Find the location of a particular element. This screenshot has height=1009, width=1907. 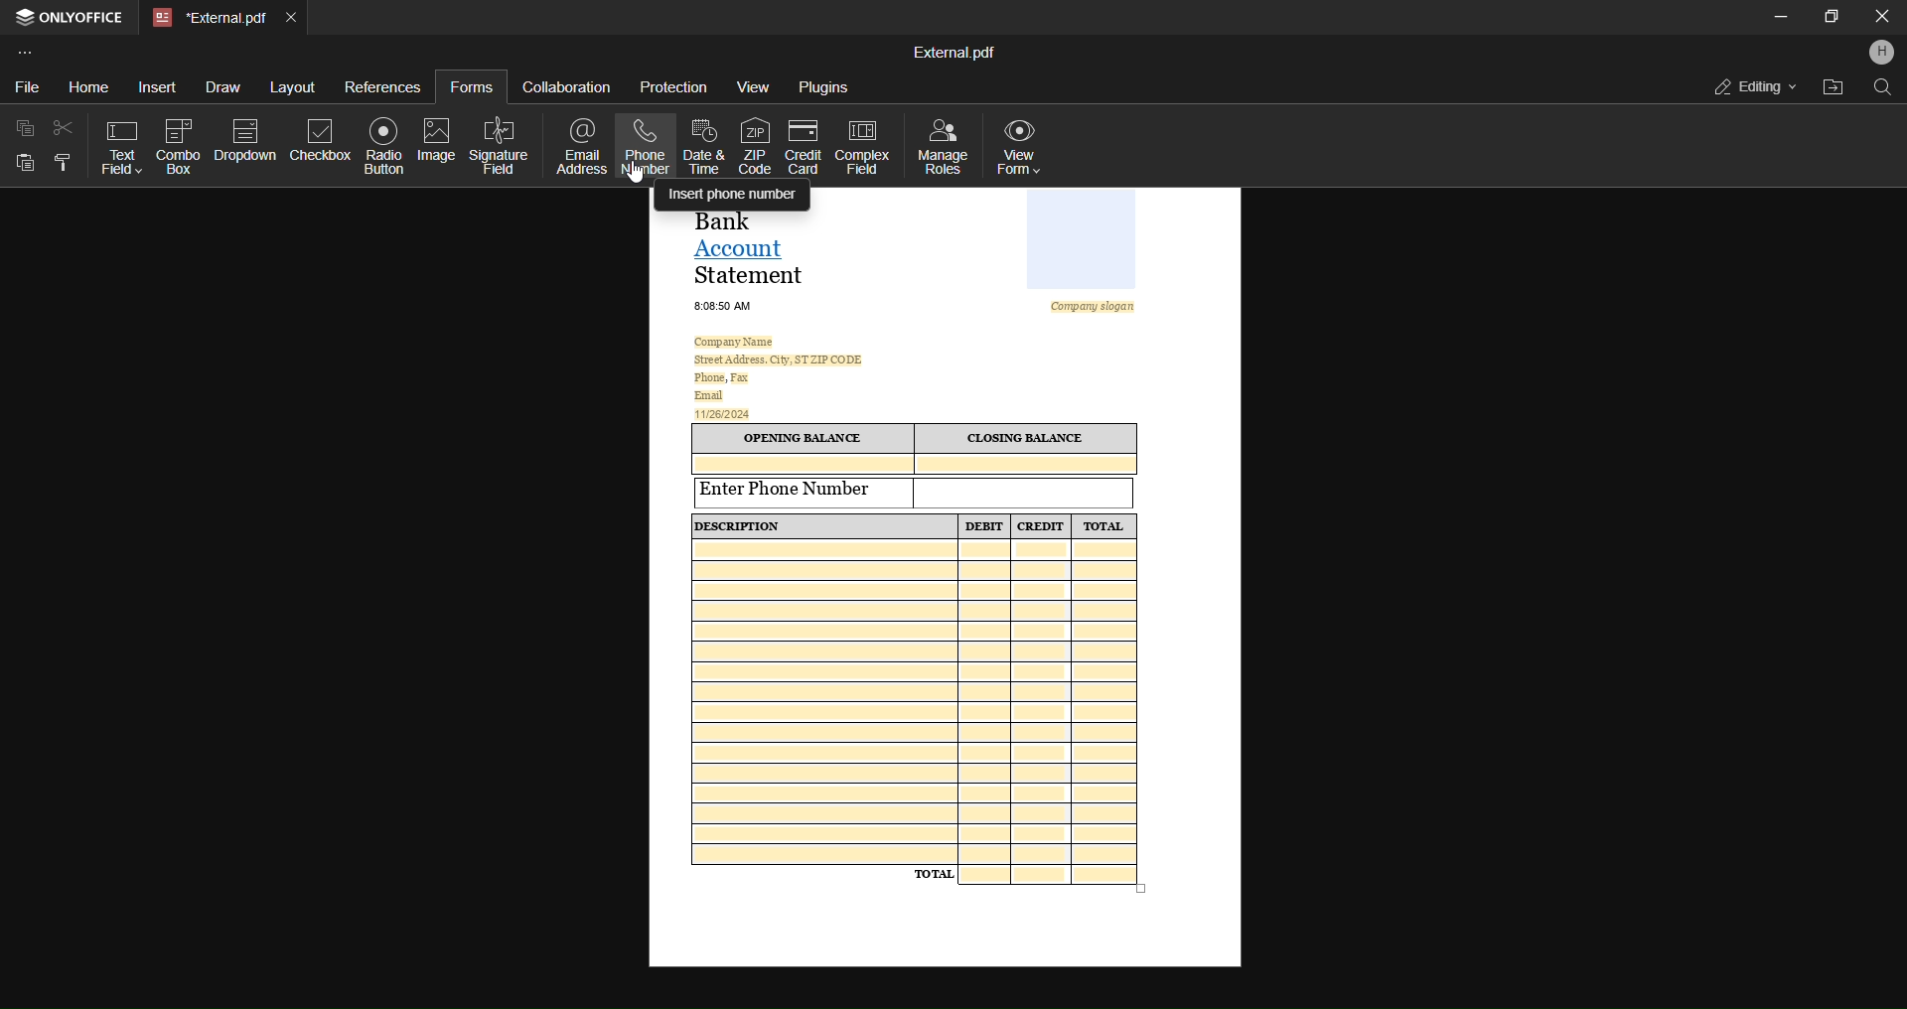

open file location is located at coordinates (1833, 86).